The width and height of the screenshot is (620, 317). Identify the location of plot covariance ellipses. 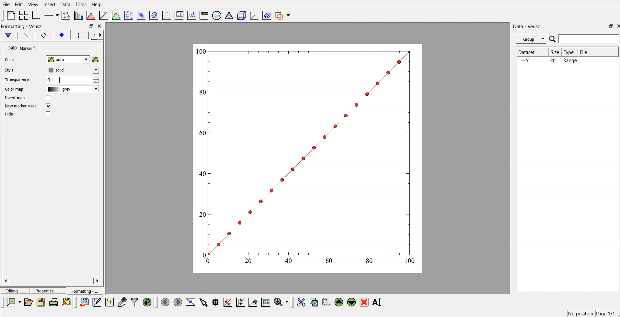
(265, 15).